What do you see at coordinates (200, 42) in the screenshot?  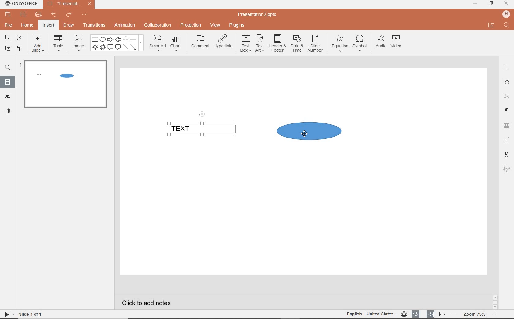 I see `comment` at bounding box center [200, 42].